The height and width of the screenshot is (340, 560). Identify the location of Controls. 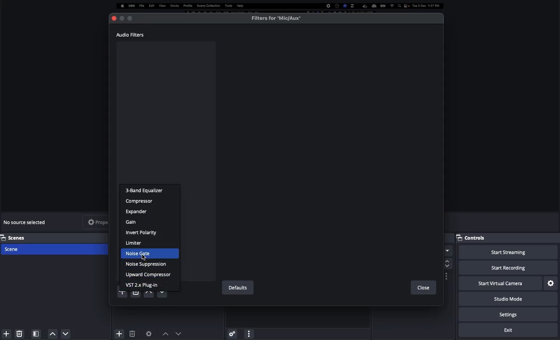
(474, 238).